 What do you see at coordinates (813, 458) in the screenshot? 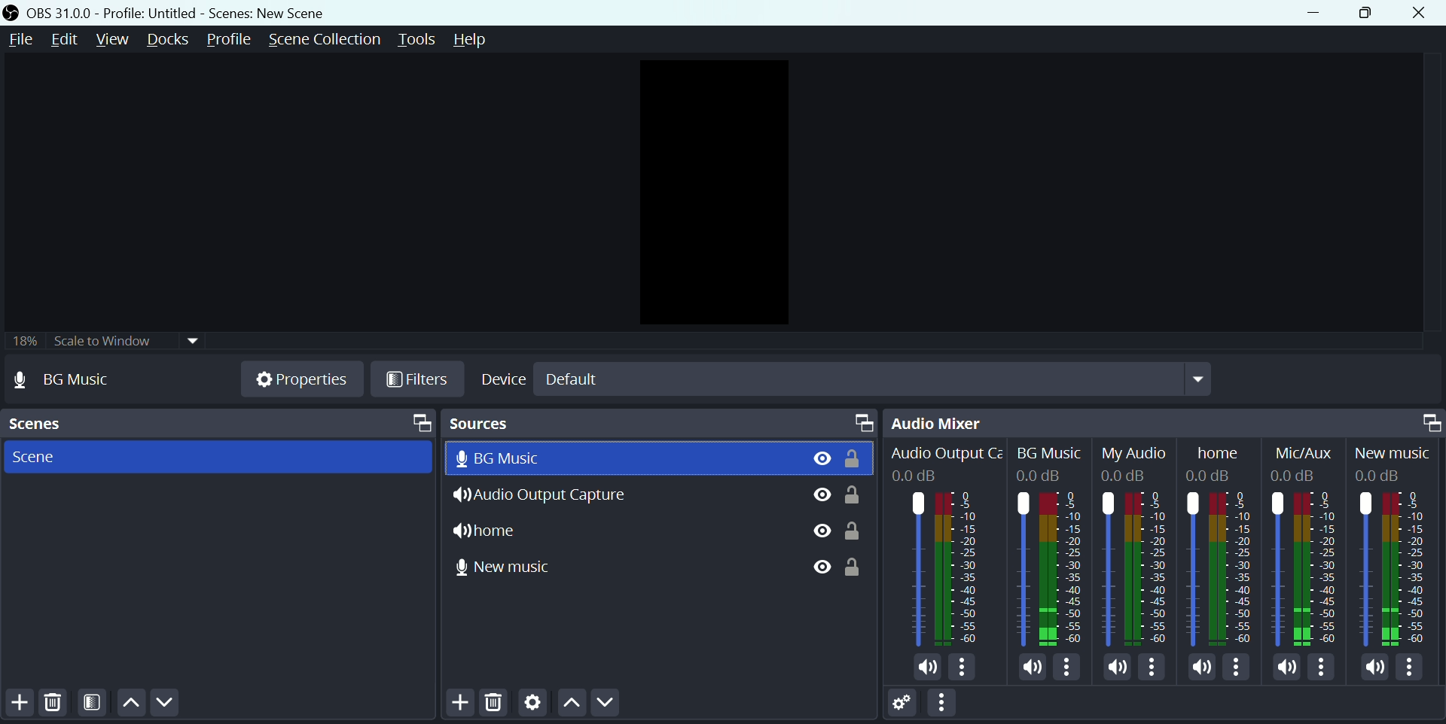
I see `View` at bounding box center [813, 458].